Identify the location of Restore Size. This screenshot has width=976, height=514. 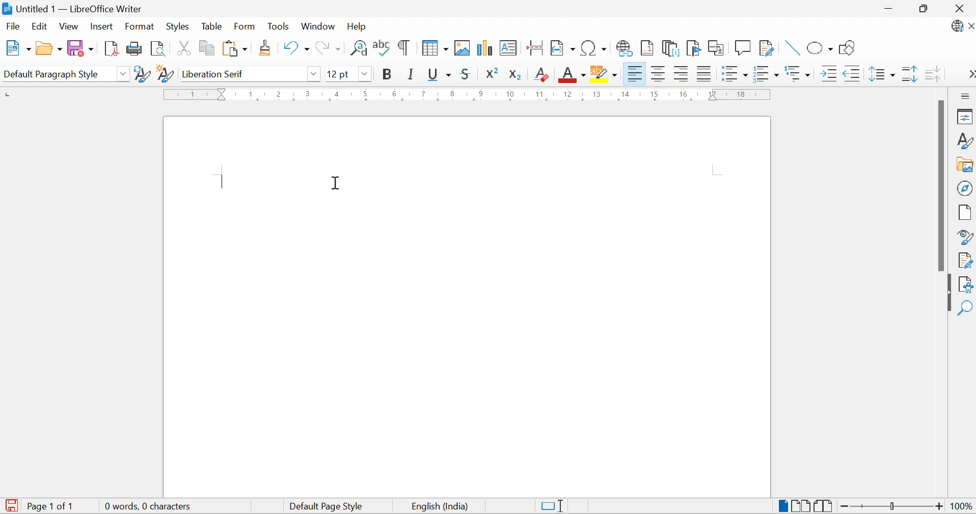
(925, 11).